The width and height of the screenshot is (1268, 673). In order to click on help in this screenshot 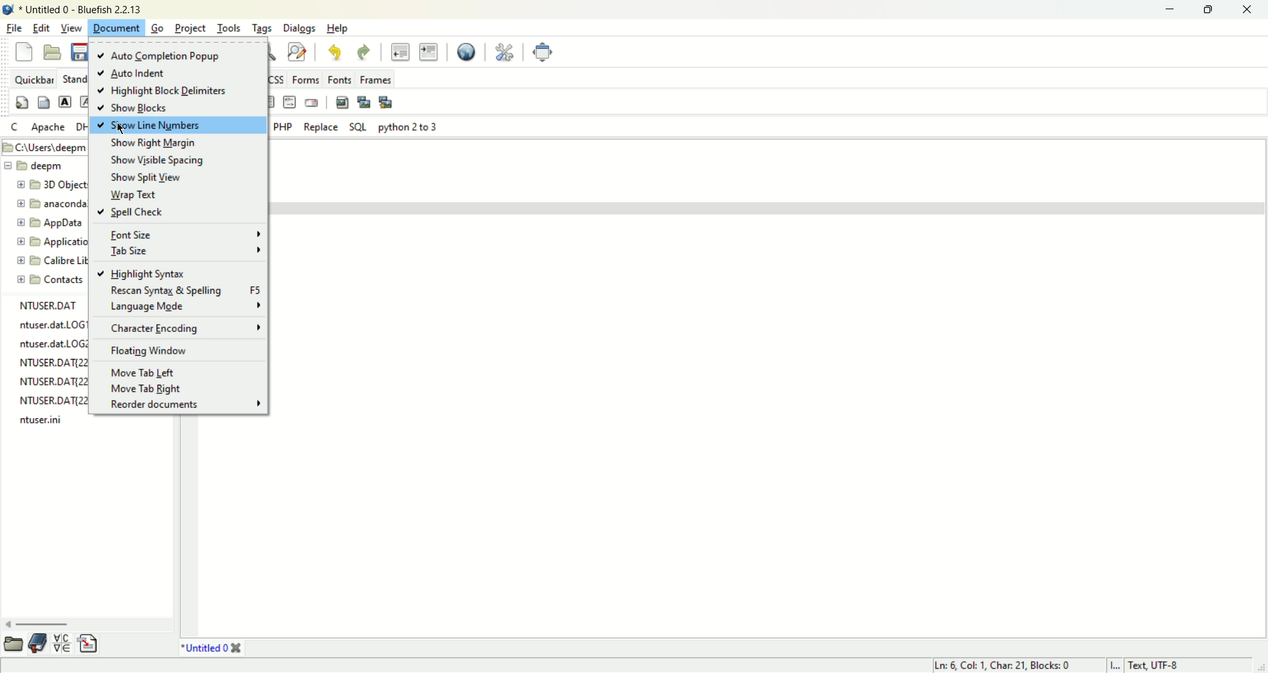, I will do `click(339, 28)`.